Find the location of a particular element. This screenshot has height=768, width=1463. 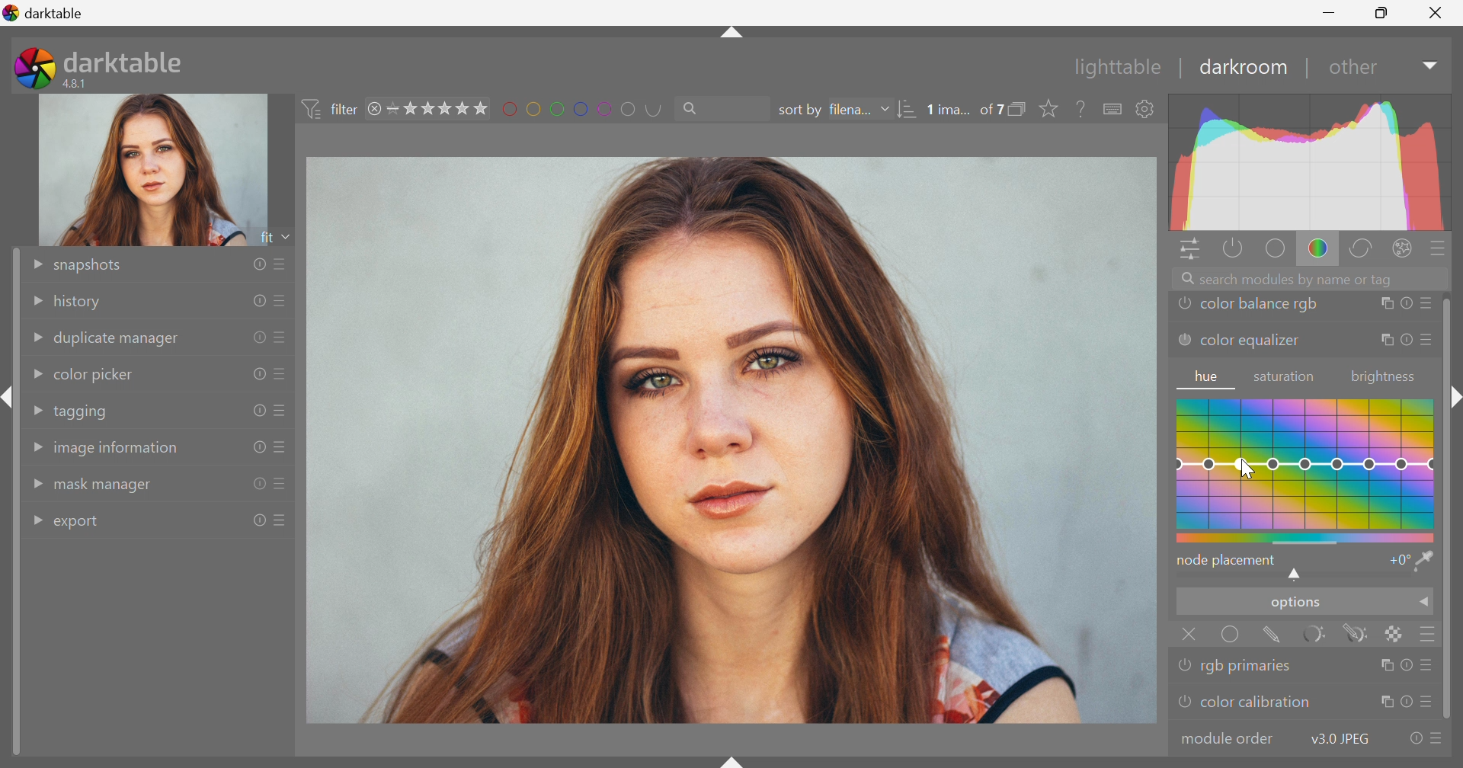

multiple instance actions is located at coordinates (1385, 702).